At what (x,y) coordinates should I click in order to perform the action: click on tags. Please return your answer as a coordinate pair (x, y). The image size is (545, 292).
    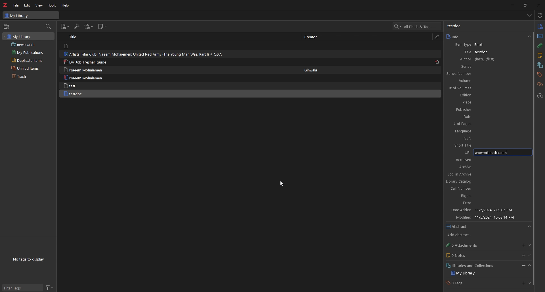
    Looking at the image, I should click on (540, 75).